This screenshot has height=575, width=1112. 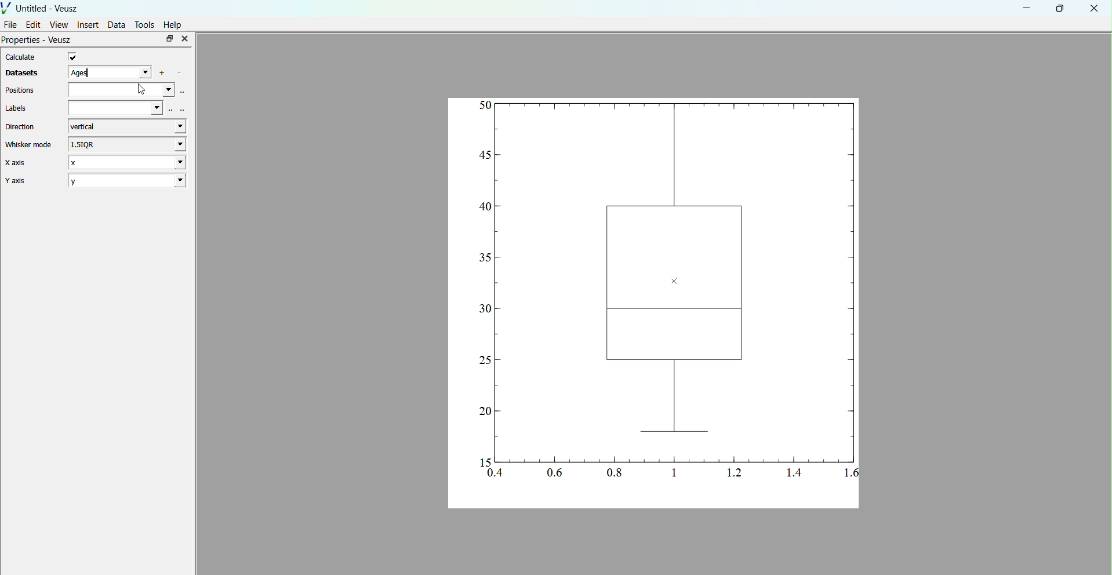 What do you see at coordinates (34, 24) in the screenshot?
I see `Edit` at bounding box center [34, 24].